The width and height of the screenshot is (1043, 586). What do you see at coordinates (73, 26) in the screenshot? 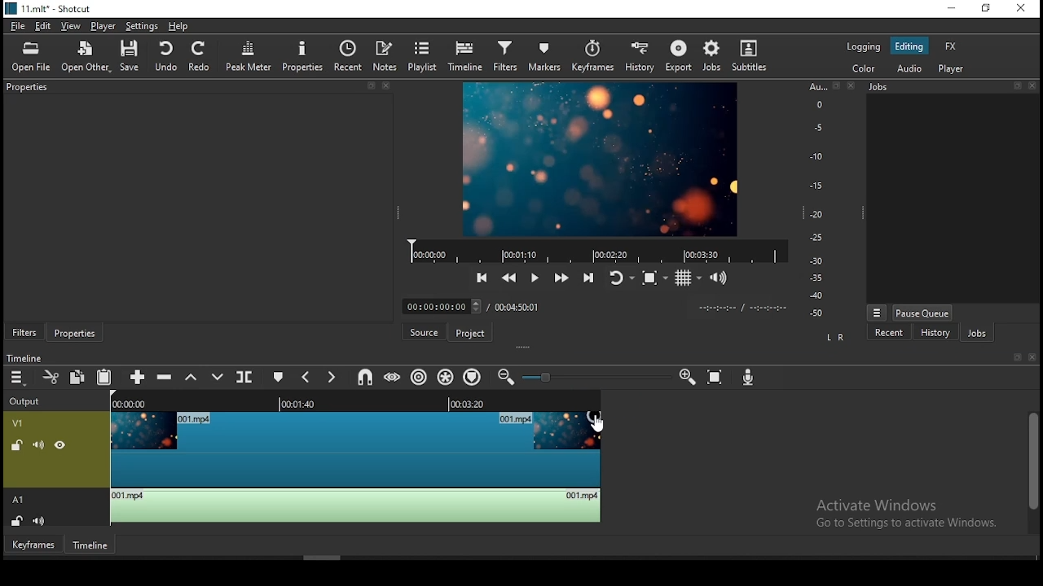
I see `view` at bounding box center [73, 26].